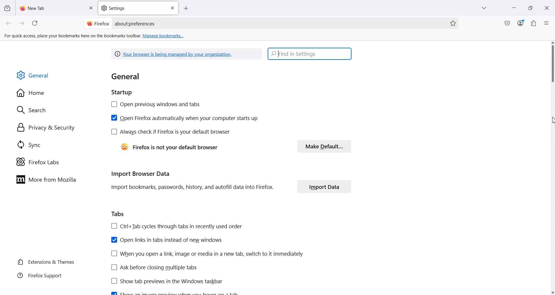 This screenshot has height=295, width=555. I want to click on Refresh, so click(36, 23).